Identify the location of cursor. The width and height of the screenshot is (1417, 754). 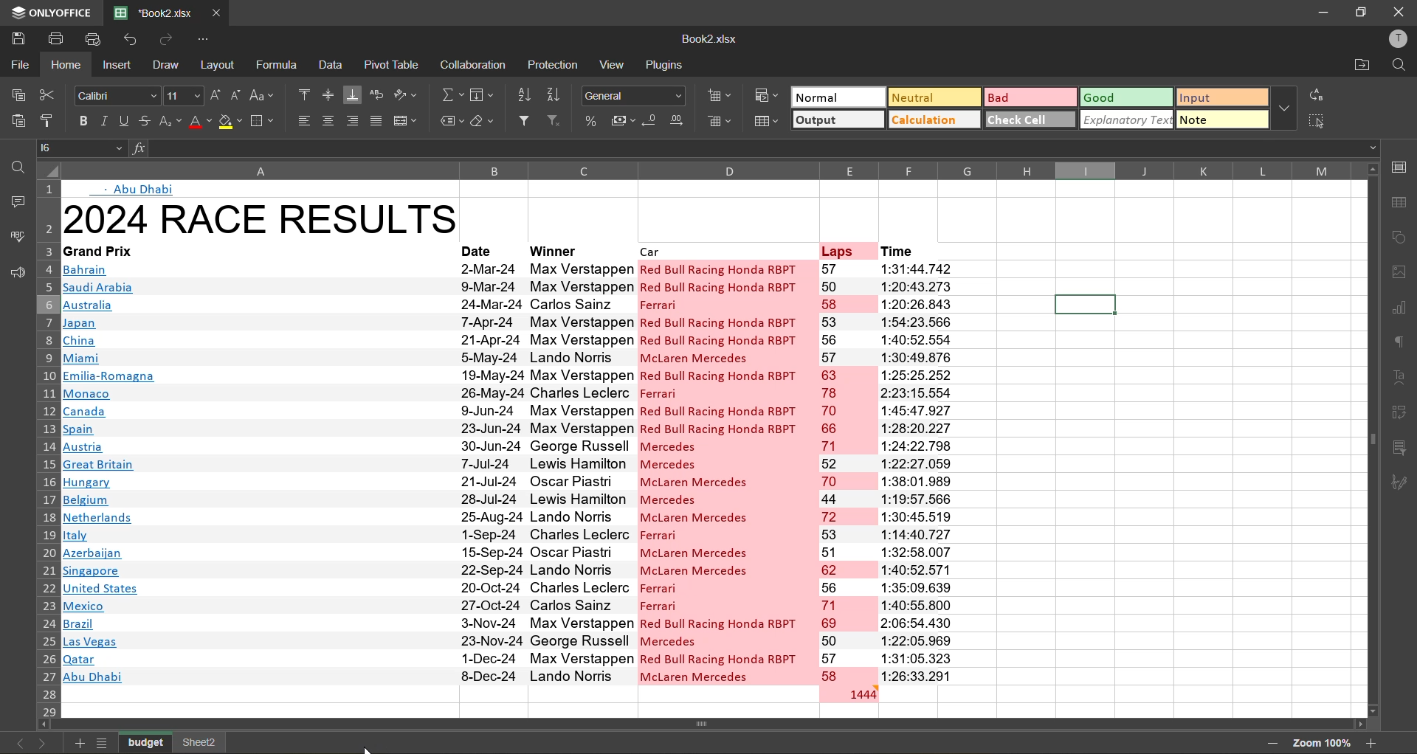
(369, 749).